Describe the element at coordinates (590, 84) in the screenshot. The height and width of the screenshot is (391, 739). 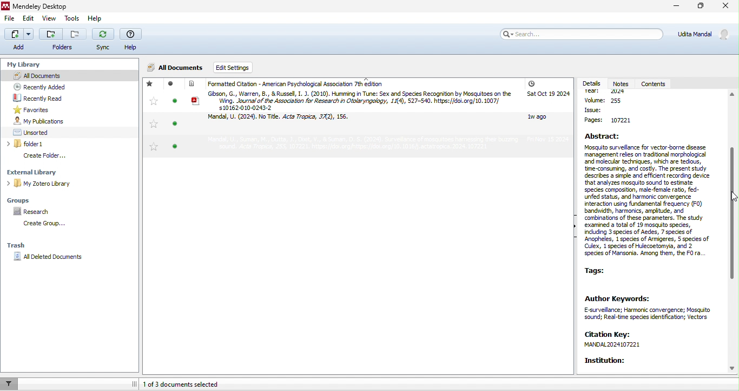
I see `details` at that location.